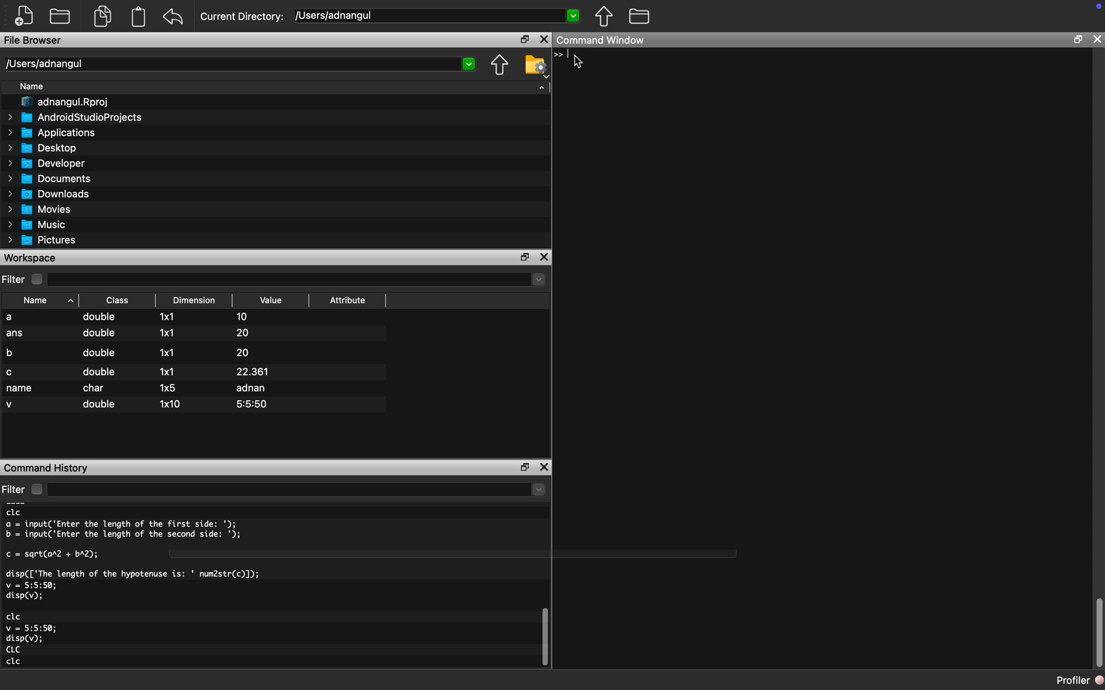 This screenshot has width=1105, height=690. What do you see at coordinates (62, 16) in the screenshot?
I see `Open an existing file in editor` at bounding box center [62, 16].